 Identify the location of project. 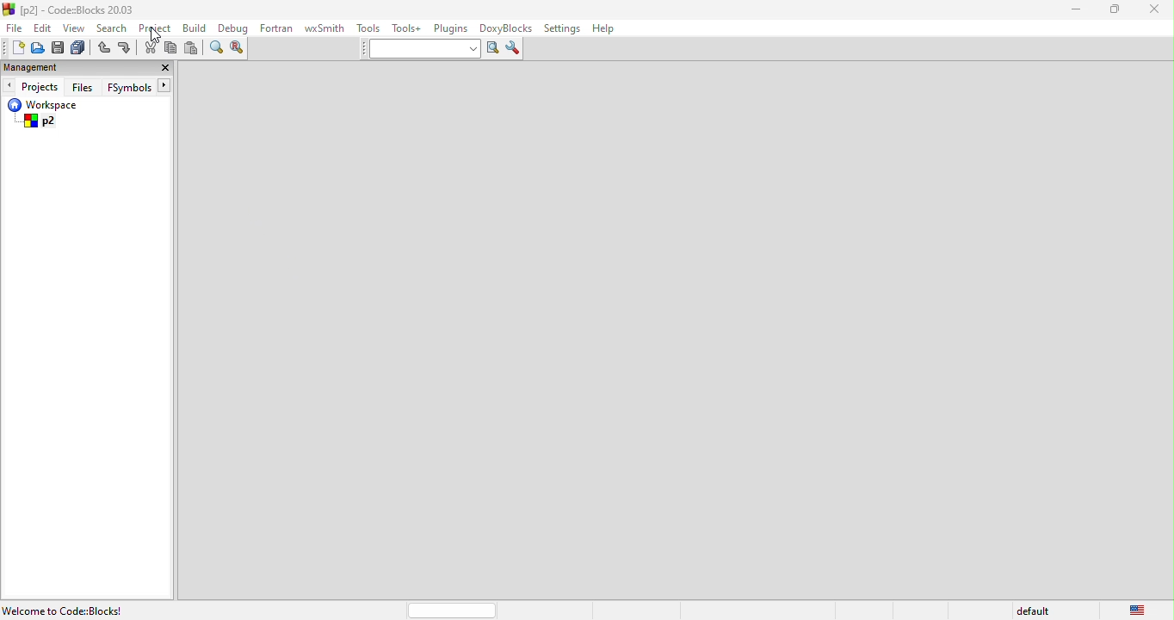
(157, 28).